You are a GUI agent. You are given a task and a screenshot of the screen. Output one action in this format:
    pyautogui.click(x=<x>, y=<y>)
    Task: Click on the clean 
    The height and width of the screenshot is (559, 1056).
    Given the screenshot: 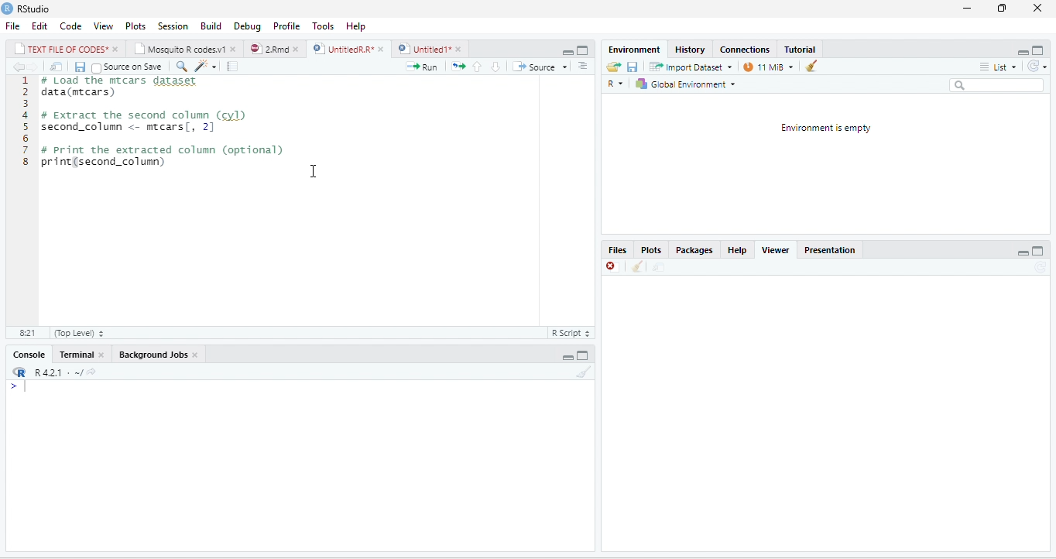 What is the action you would take?
    pyautogui.click(x=637, y=268)
    